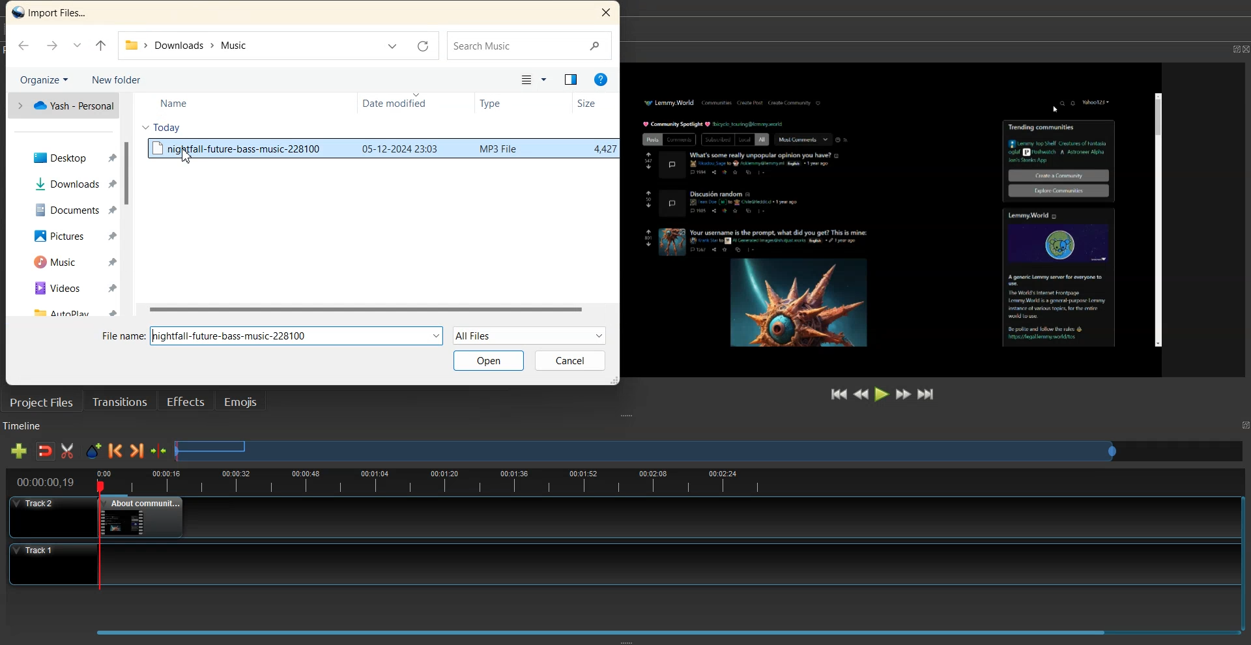  Describe the element at coordinates (884, 221) in the screenshot. I see `File Preview` at that location.